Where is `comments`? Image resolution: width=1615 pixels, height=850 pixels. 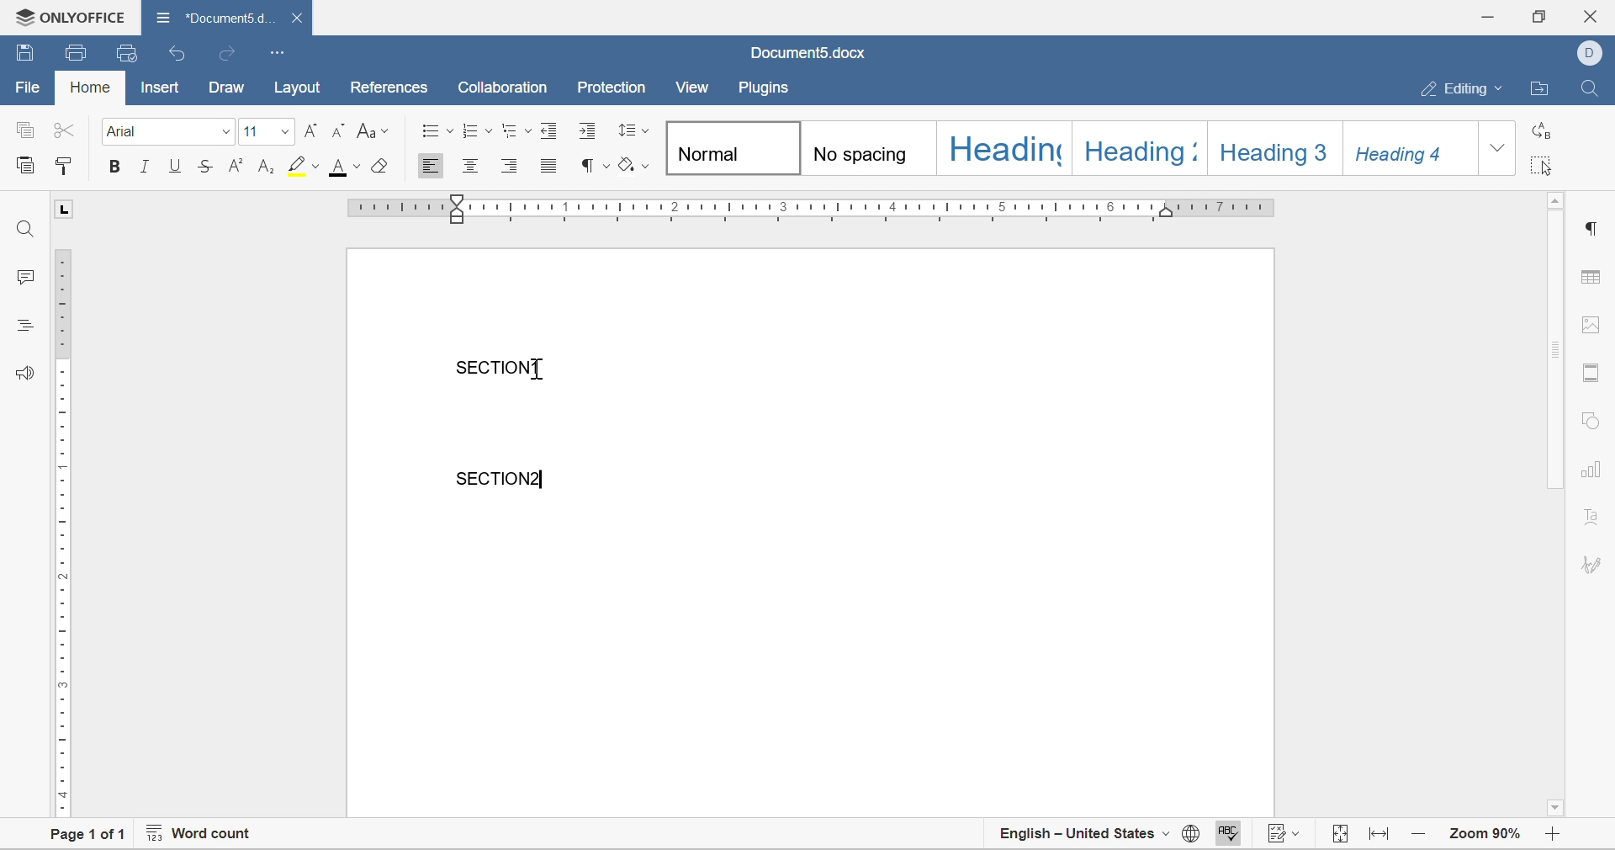
comments is located at coordinates (19, 276).